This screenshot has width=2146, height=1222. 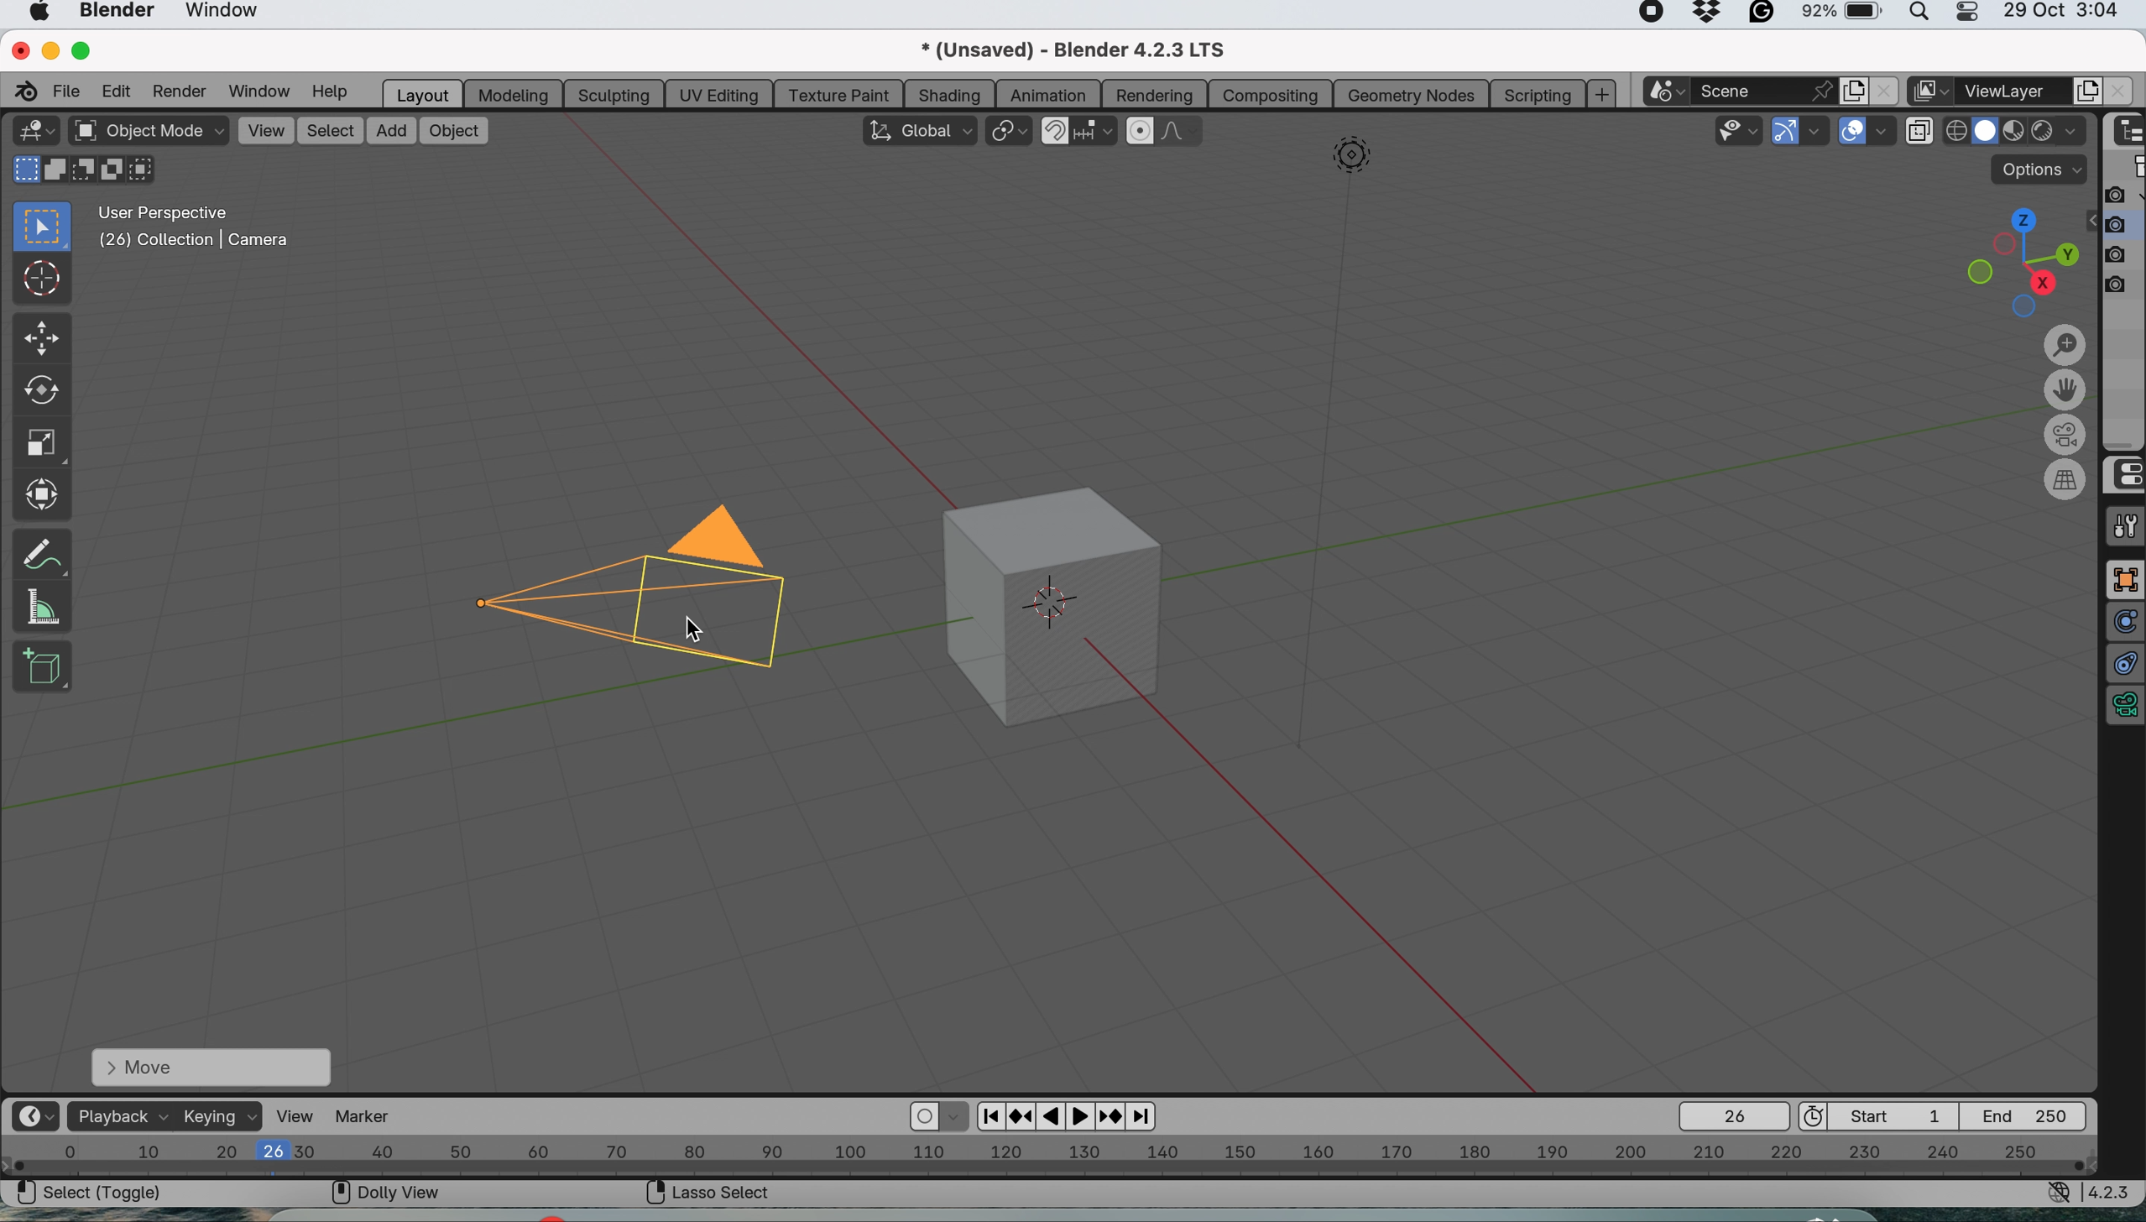 I want to click on battery- 92%, so click(x=1851, y=16).